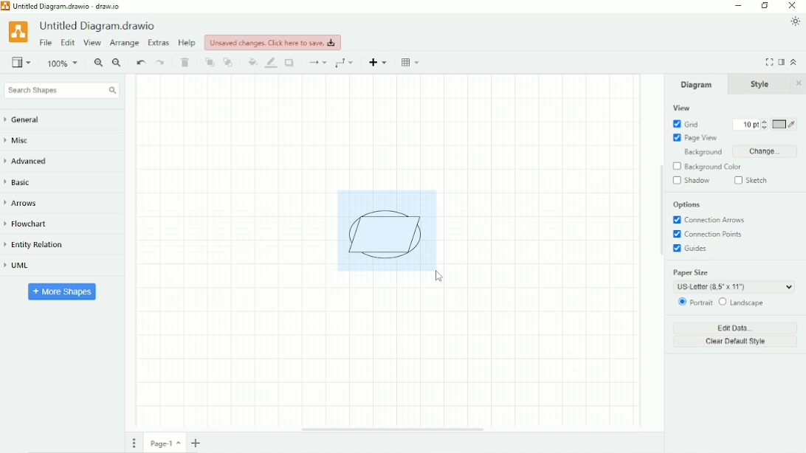  I want to click on Clear default style, so click(736, 342).